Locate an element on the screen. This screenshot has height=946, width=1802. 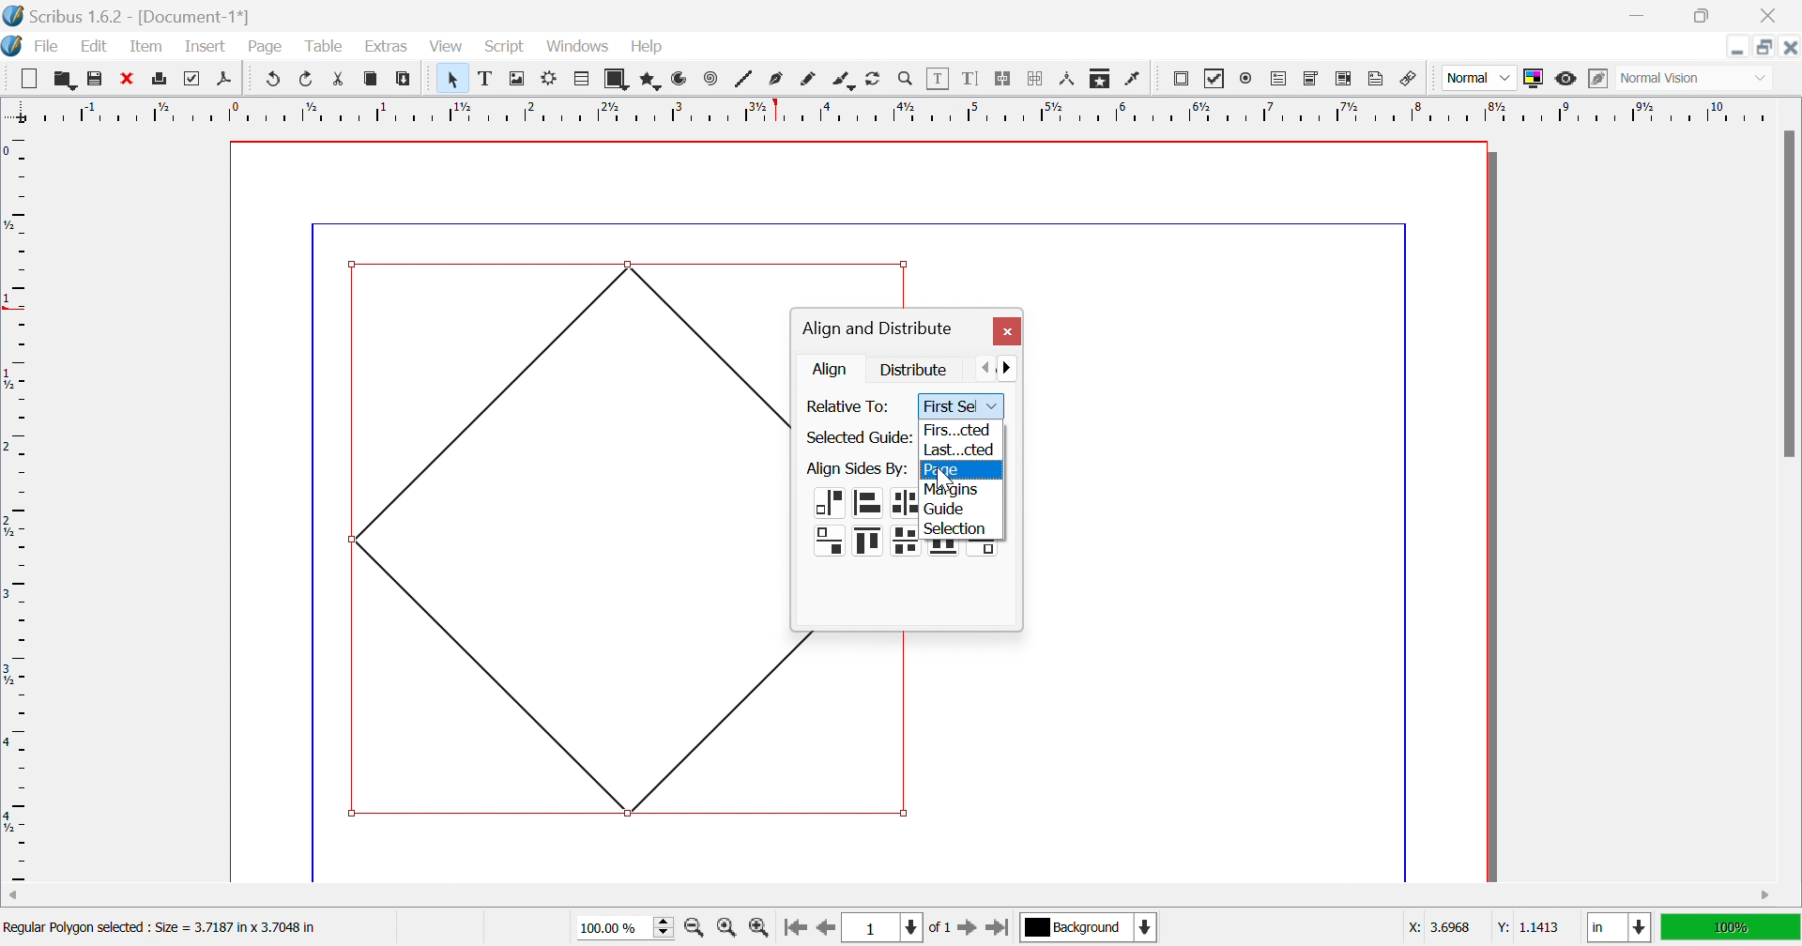
Spiral is located at coordinates (715, 78).